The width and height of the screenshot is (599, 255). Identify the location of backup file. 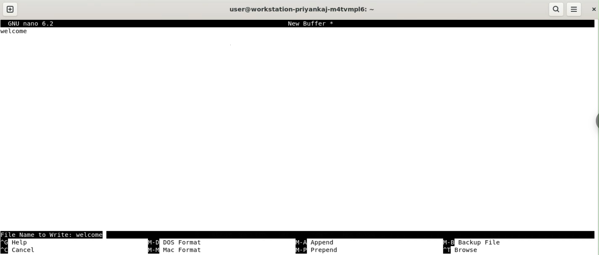
(471, 242).